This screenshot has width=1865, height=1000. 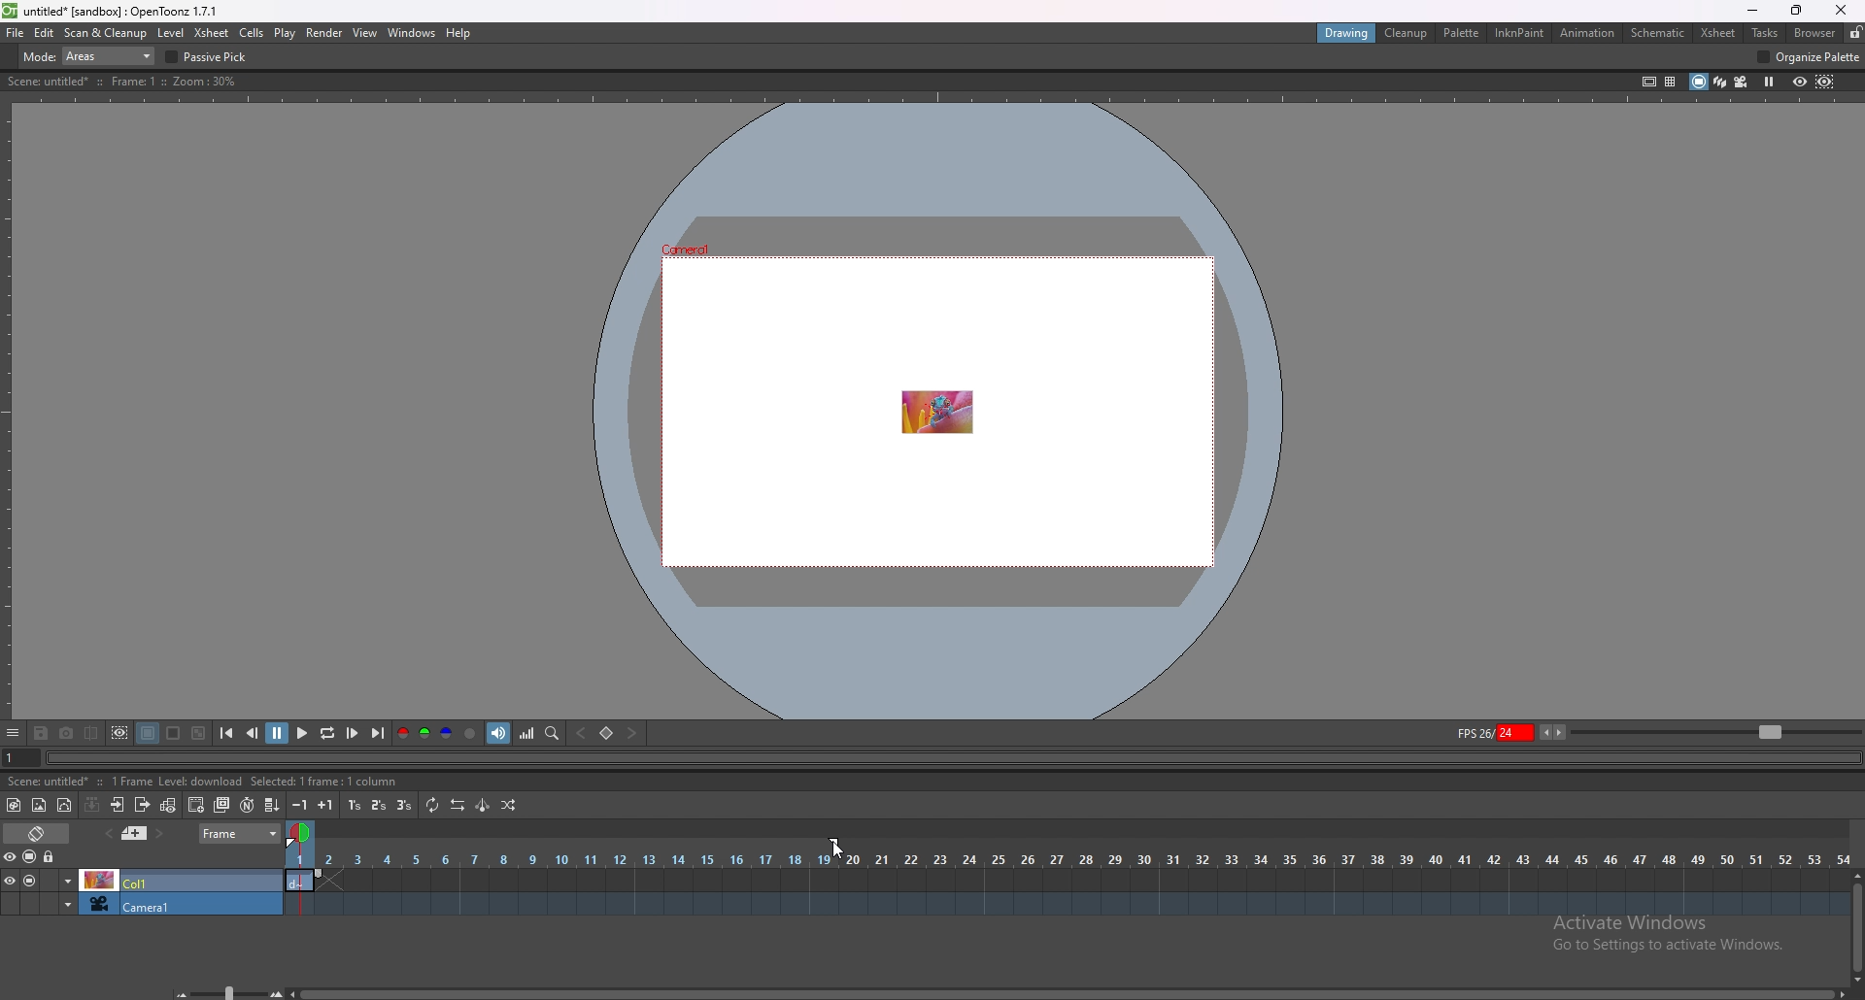 What do you see at coordinates (1855, 926) in the screenshot?
I see `scroll bar` at bounding box center [1855, 926].